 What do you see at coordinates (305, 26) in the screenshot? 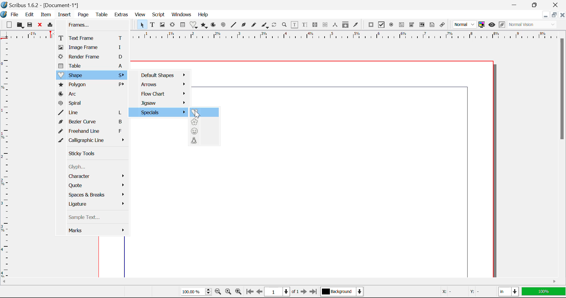
I see `Edit Text in Story Editor` at bounding box center [305, 26].